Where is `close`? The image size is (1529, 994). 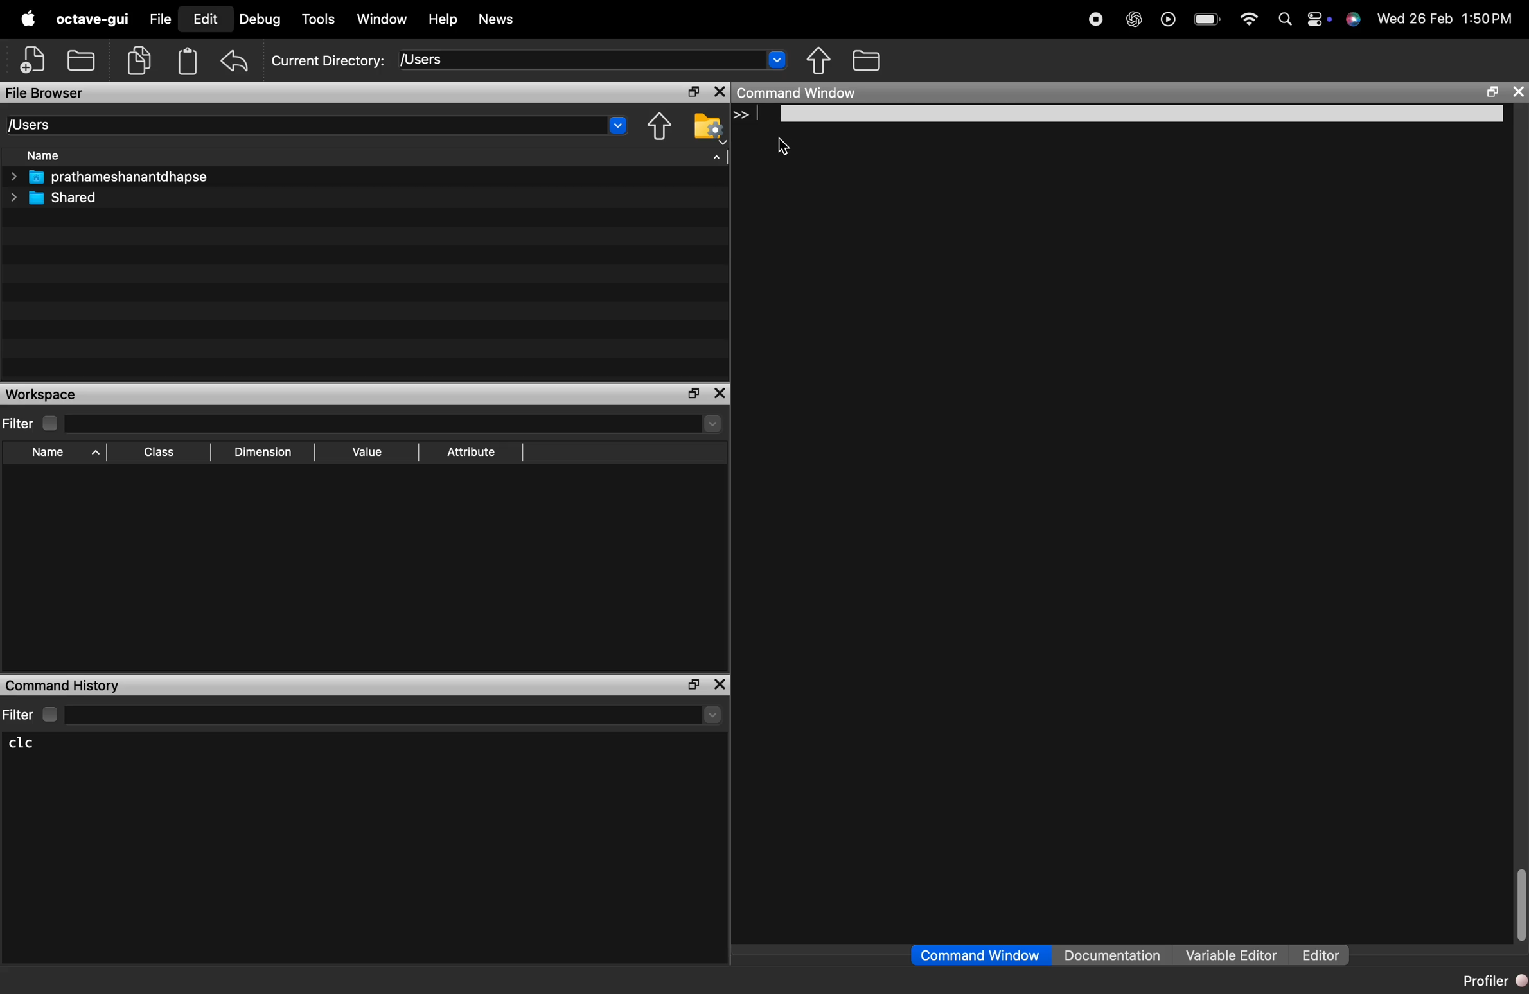 close is located at coordinates (720, 92).